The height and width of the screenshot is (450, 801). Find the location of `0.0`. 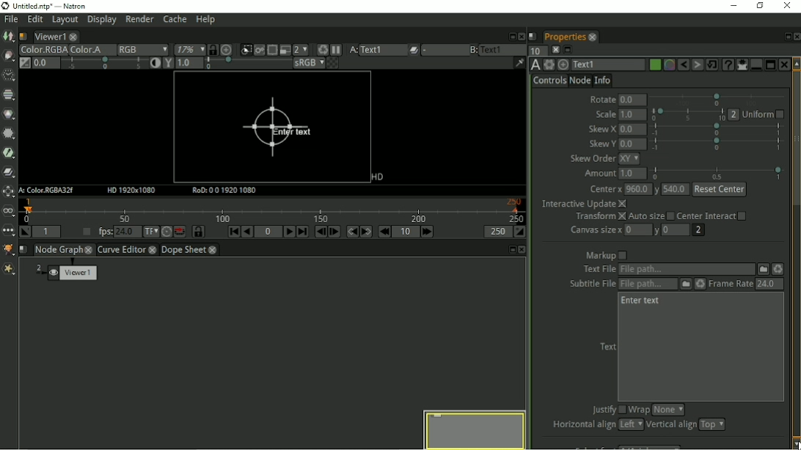

0.0 is located at coordinates (632, 100).